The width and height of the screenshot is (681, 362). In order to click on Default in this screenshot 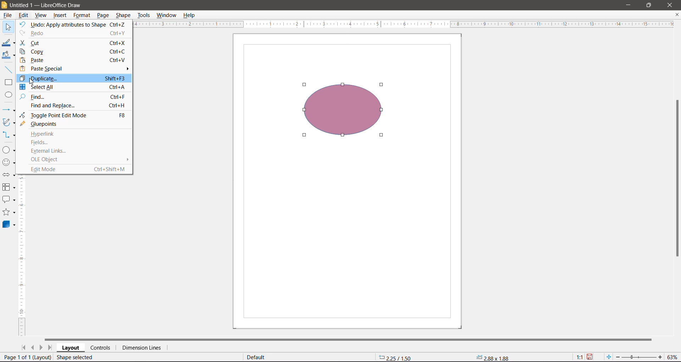, I will do `click(257, 357)`.